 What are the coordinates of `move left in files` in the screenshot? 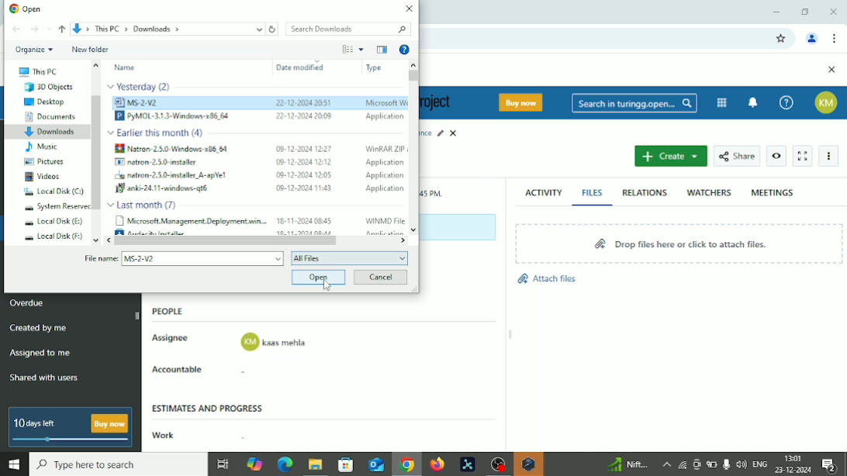 It's located at (108, 240).